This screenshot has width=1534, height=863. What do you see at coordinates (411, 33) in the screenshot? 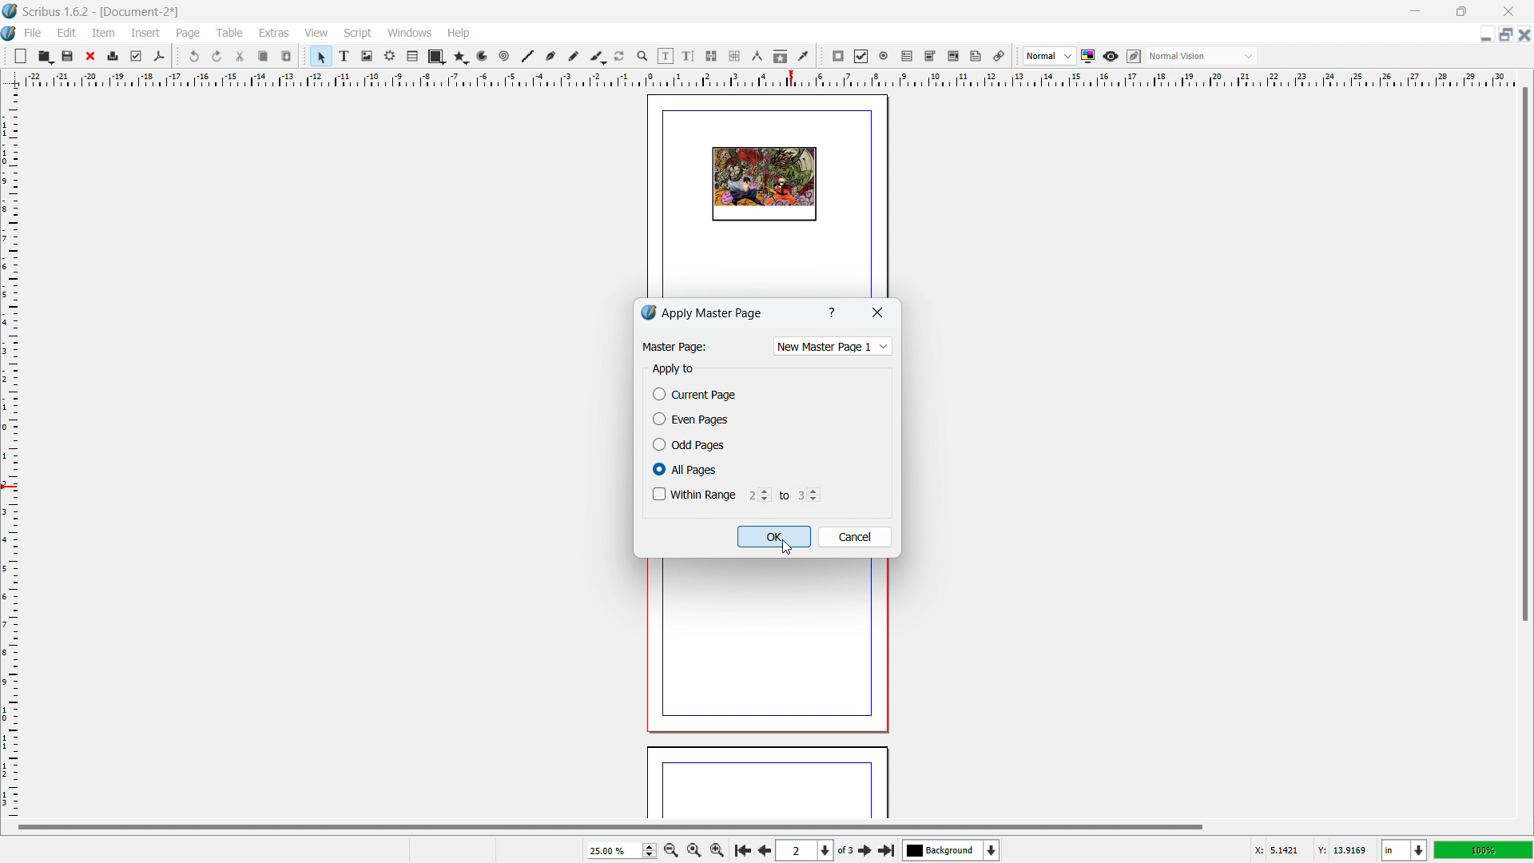
I see `windows` at bounding box center [411, 33].